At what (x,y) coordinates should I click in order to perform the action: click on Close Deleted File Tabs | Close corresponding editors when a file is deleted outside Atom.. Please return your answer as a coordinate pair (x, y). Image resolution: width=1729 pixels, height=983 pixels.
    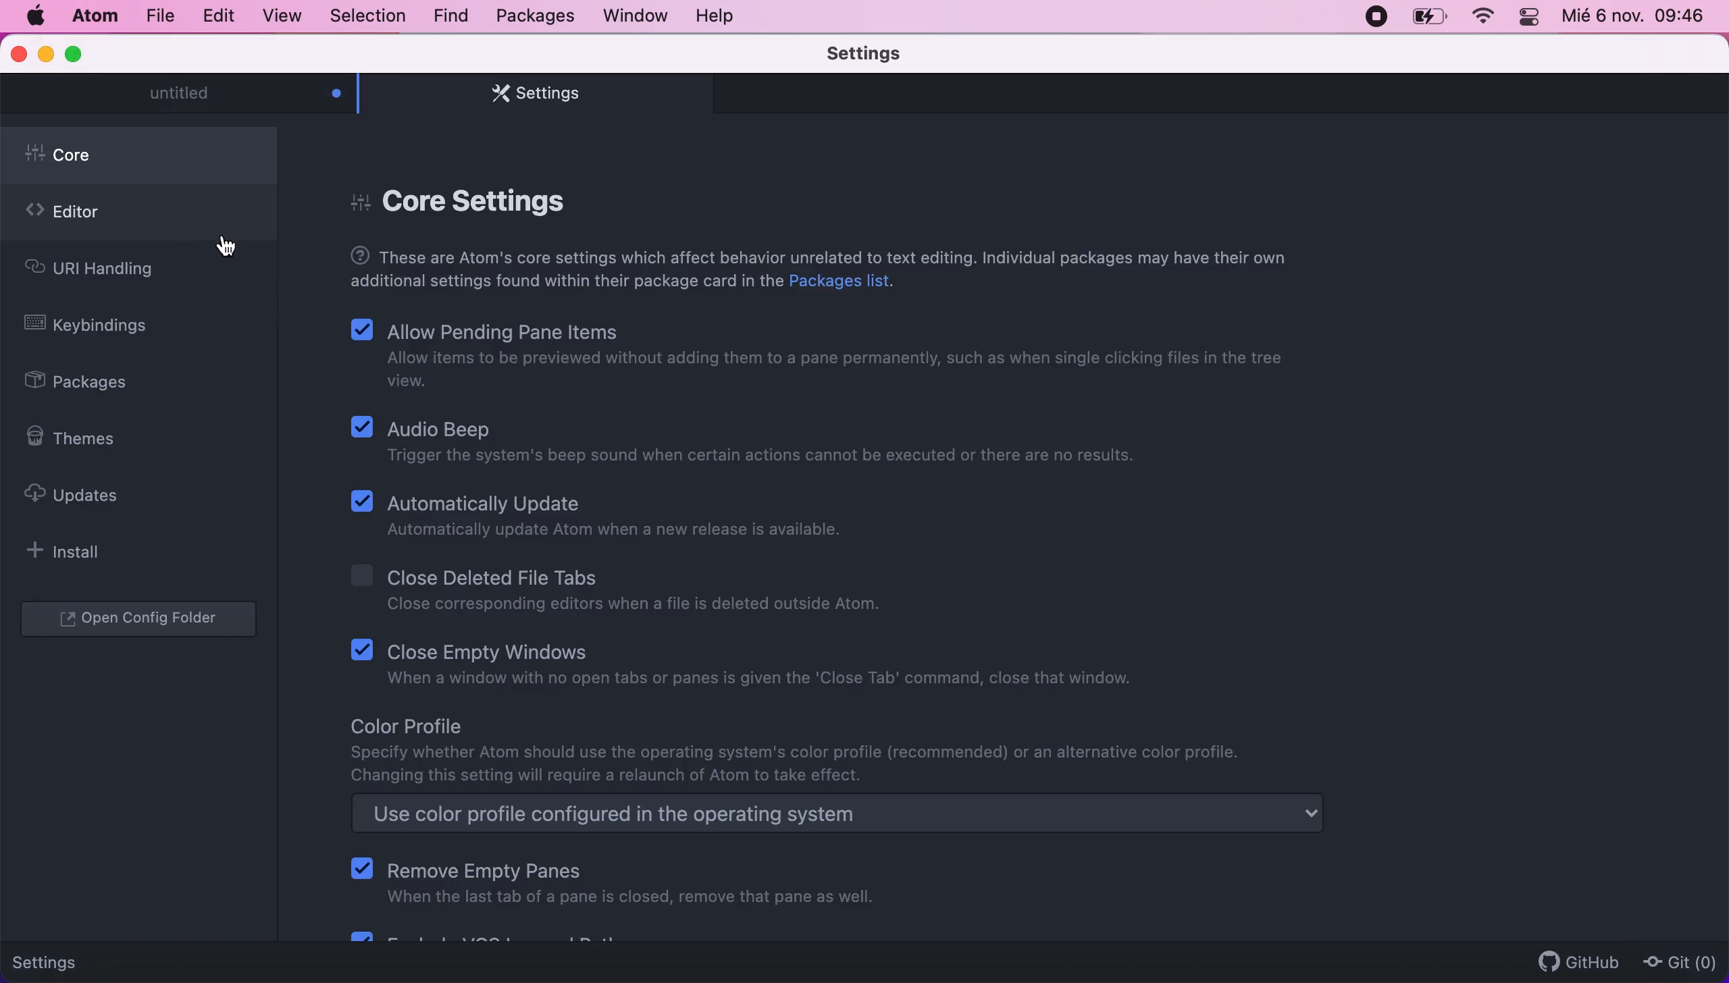
    Looking at the image, I should click on (621, 590).